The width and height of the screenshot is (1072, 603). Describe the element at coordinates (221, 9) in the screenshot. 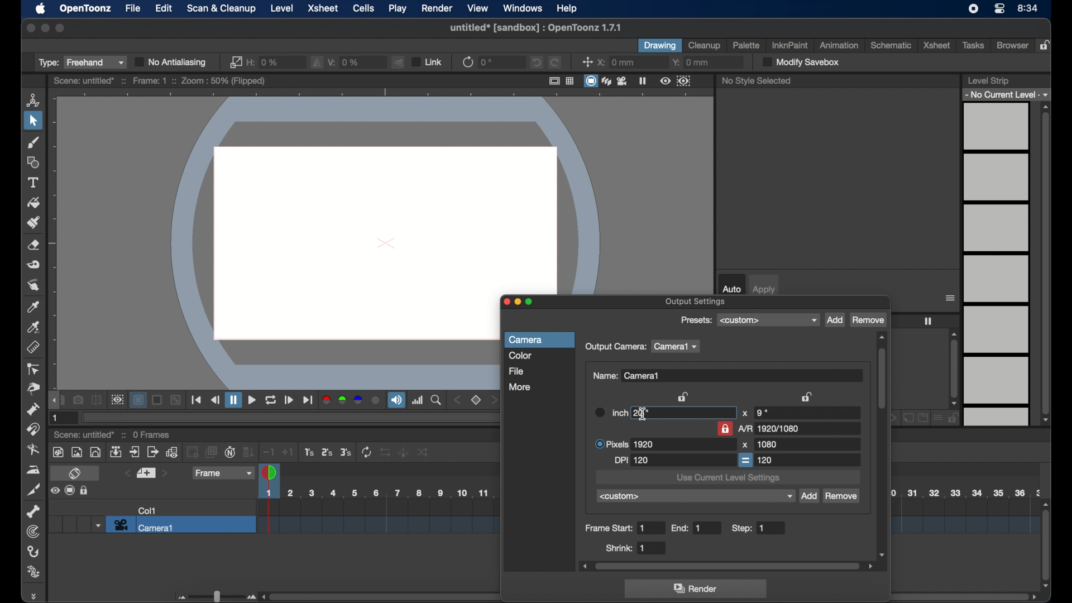

I see `scan & cleanup` at that location.